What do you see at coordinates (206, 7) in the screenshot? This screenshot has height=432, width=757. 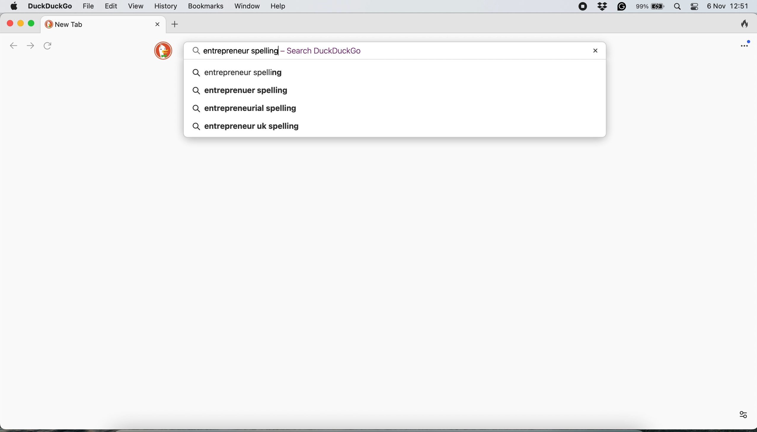 I see `bookmarks` at bounding box center [206, 7].